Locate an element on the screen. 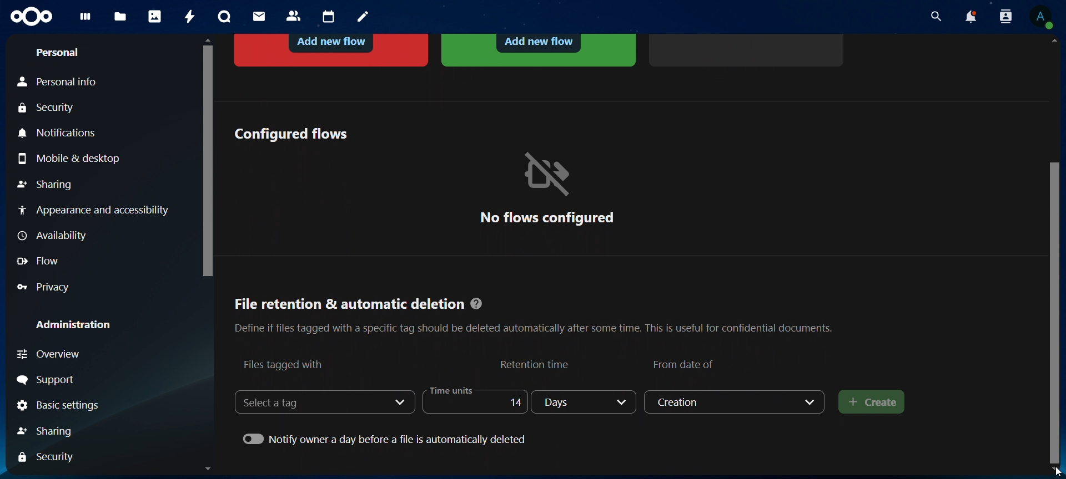 The height and width of the screenshot is (479, 1066). security is located at coordinates (49, 109).